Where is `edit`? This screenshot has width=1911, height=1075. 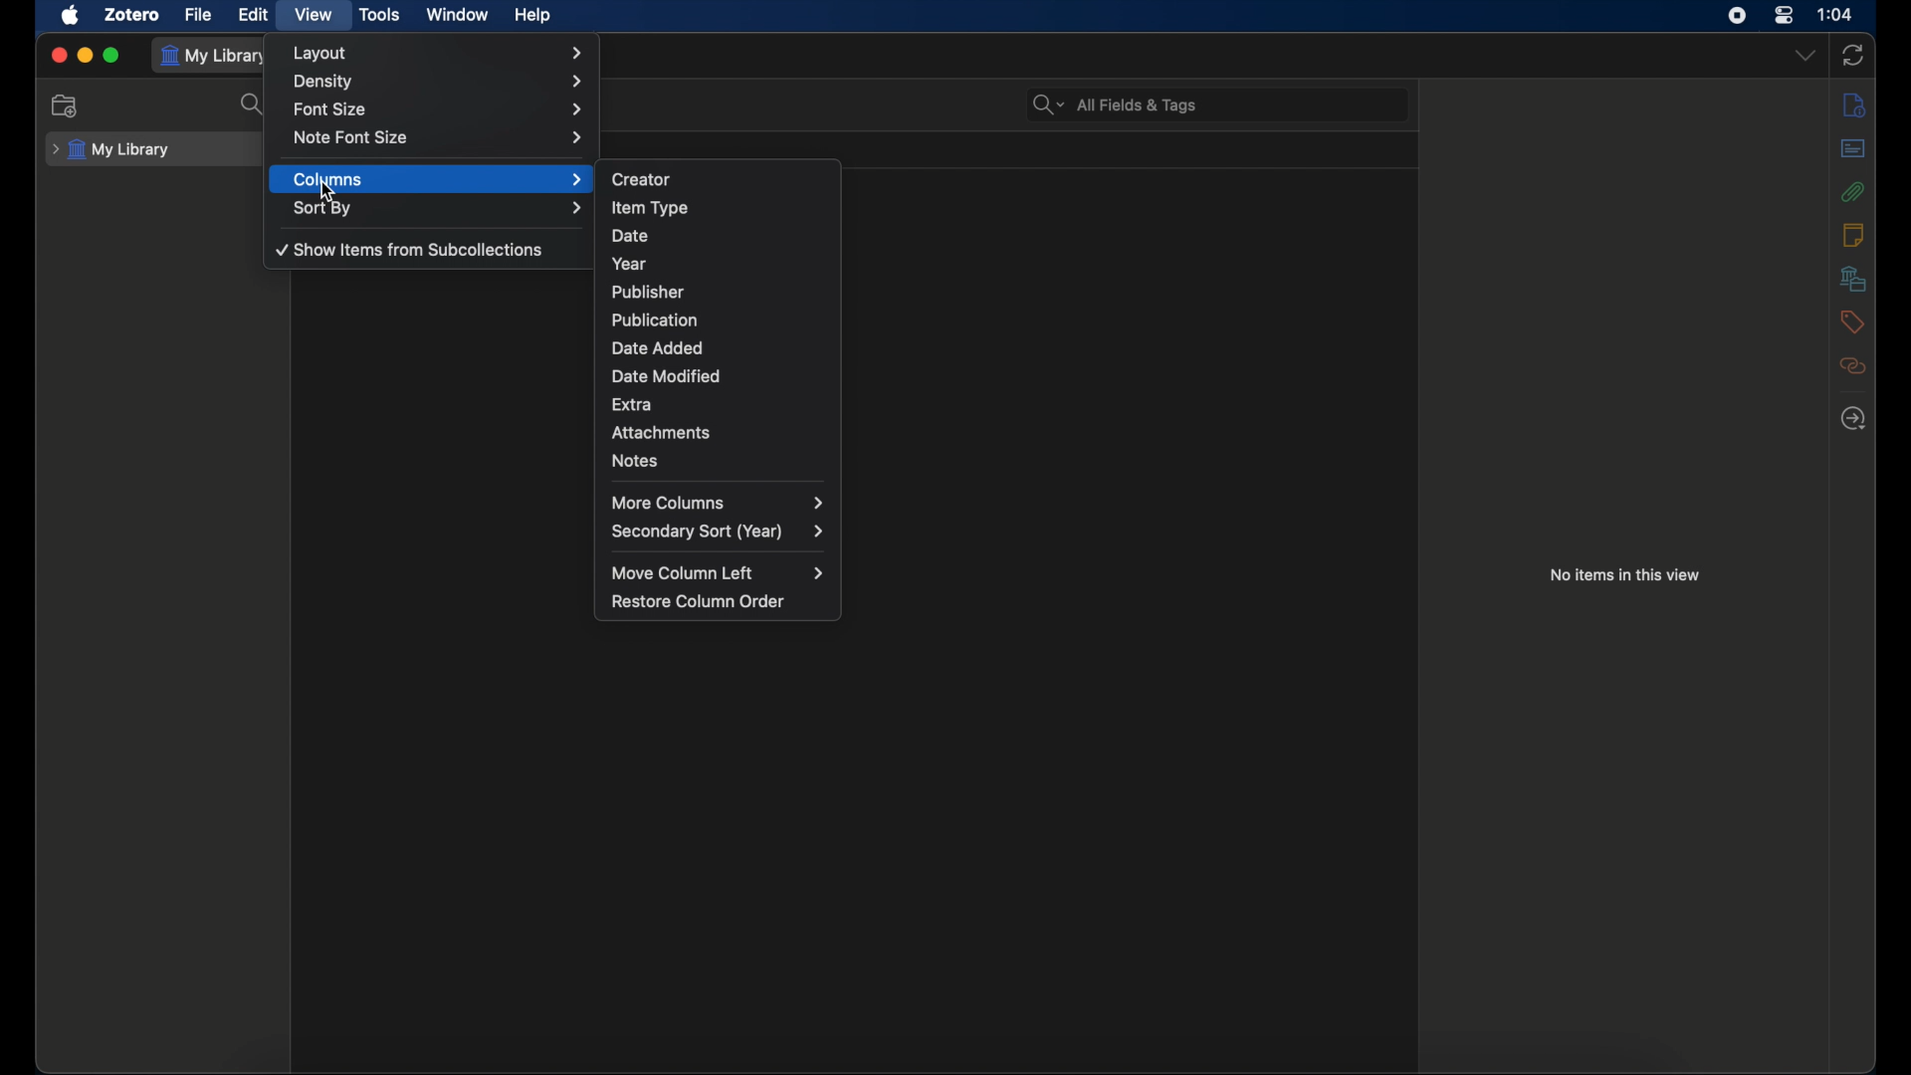
edit is located at coordinates (253, 14).